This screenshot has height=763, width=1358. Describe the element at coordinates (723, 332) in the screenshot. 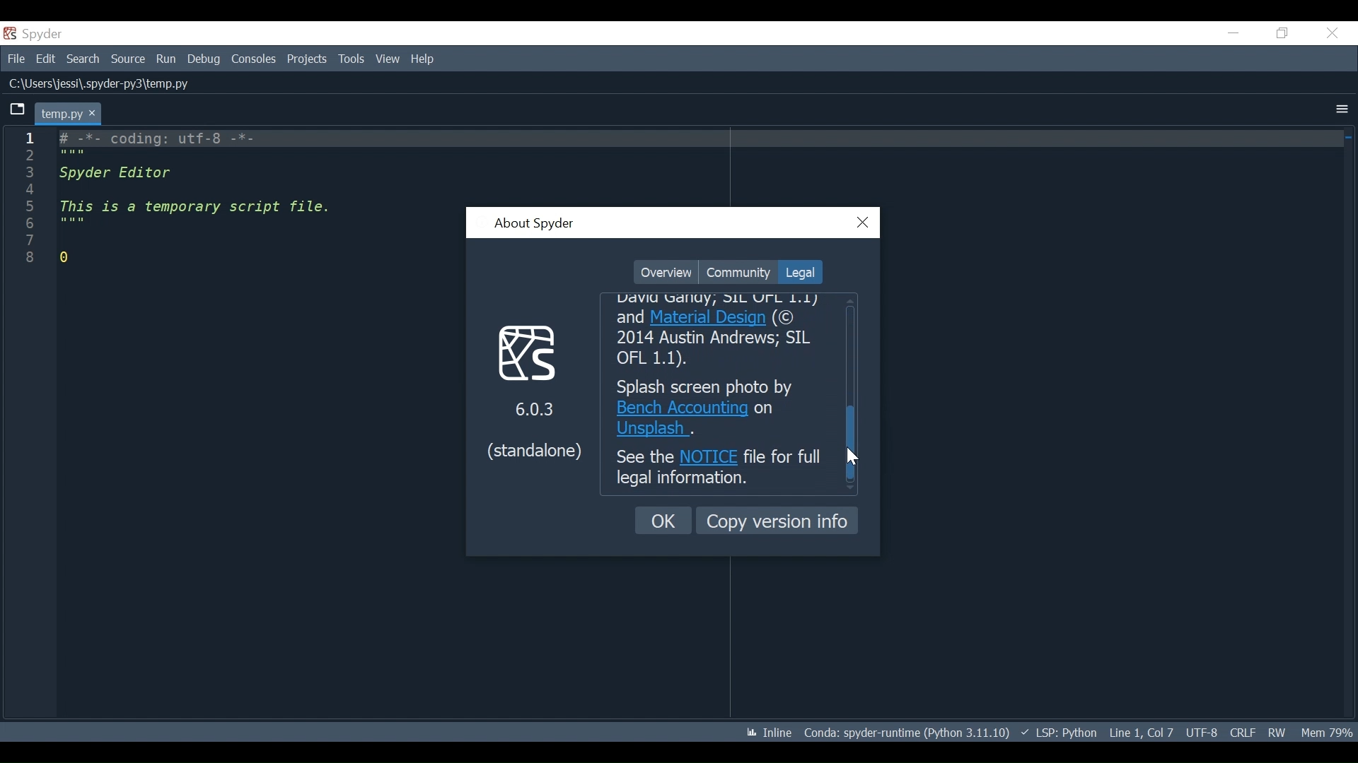

I see `David Gandy; SIL OFL 1.1) and Material Design (© 2014 Austin Andrews; SIL OFL 1.1).` at that location.